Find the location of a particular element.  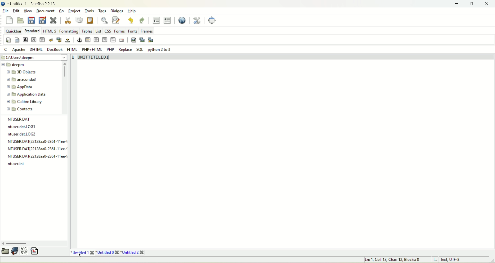

break is located at coordinates (51, 39).